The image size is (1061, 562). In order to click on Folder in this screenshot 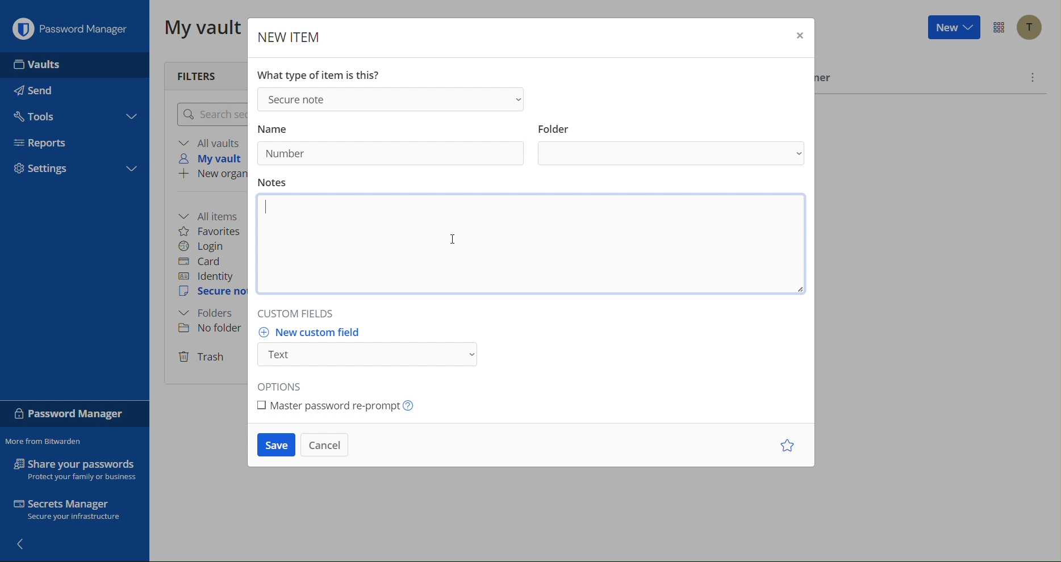, I will do `click(670, 145)`.